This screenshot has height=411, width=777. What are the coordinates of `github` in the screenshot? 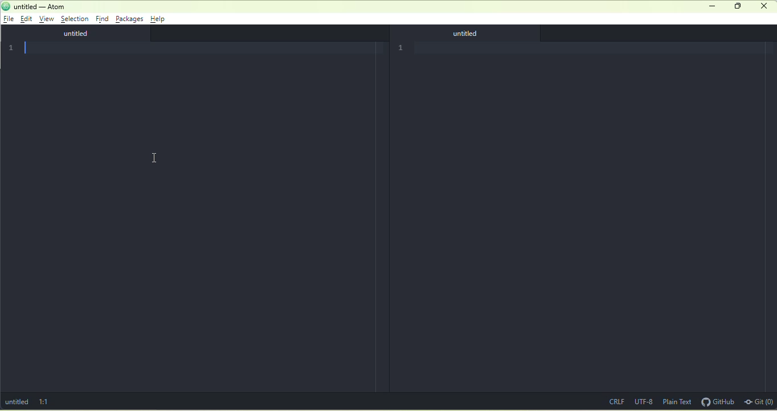 It's located at (717, 401).